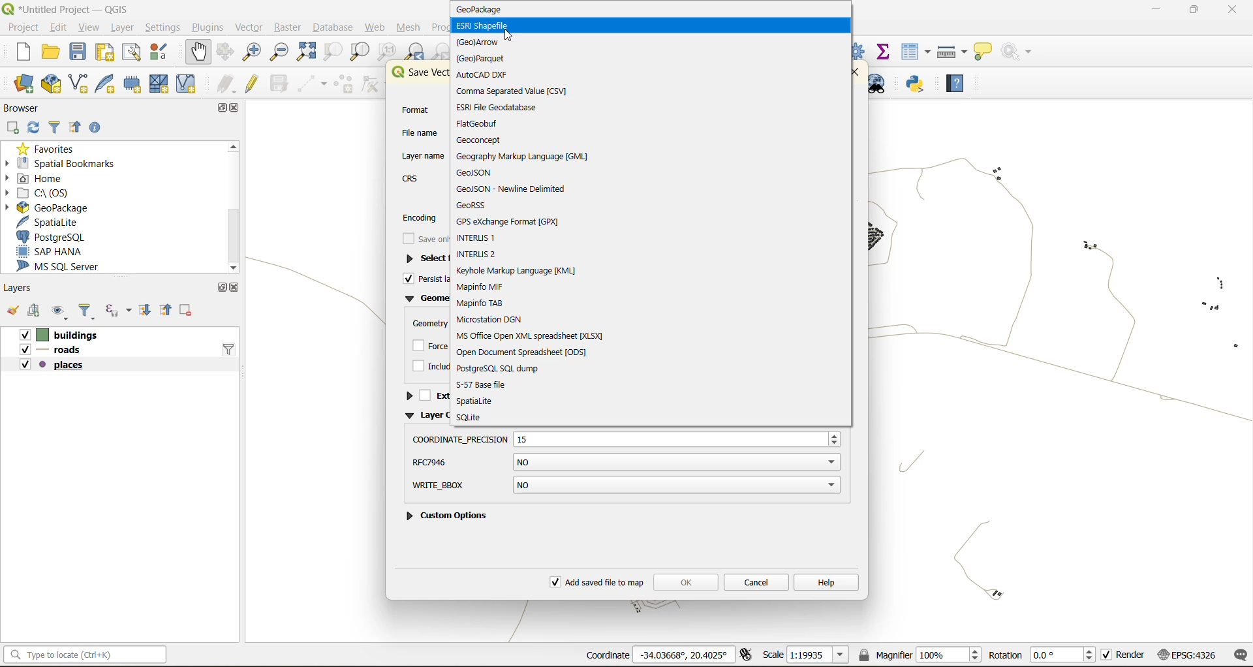 This screenshot has height=667, width=1253. Describe the element at coordinates (658, 655) in the screenshot. I see `coordinates` at that location.